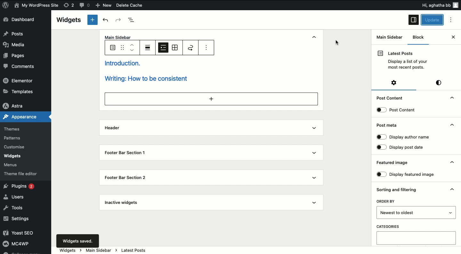 The width and height of the screenshot is (461, 254). What do you see at coordinates (20, 66) in the screenshot?
I see `Comments.` at bounding box center [20, 66].